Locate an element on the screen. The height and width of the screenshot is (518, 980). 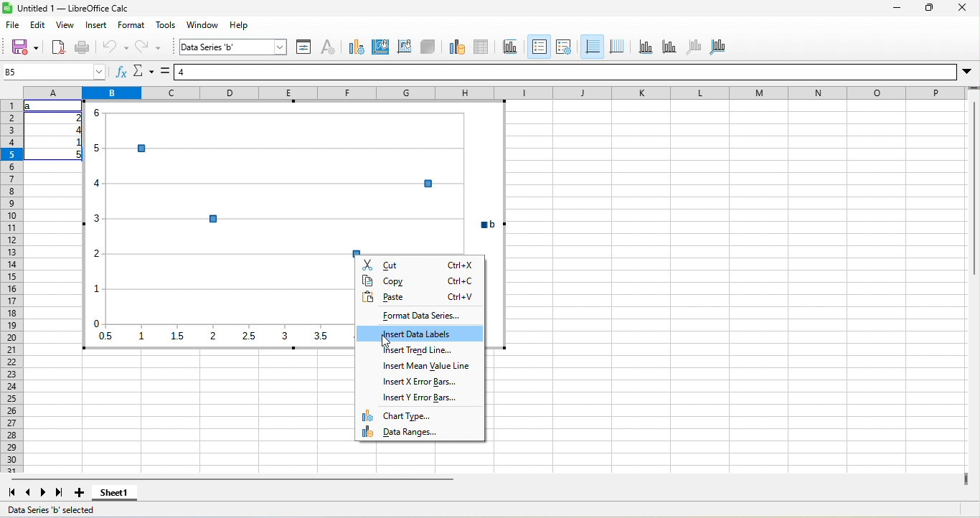
file is located at coordinates (13, 25).